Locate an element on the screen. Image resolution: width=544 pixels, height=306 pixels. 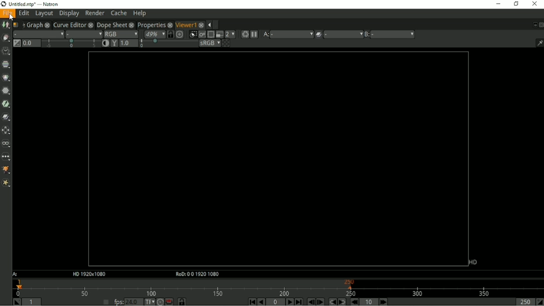
close is located at coordinates (91, 24).